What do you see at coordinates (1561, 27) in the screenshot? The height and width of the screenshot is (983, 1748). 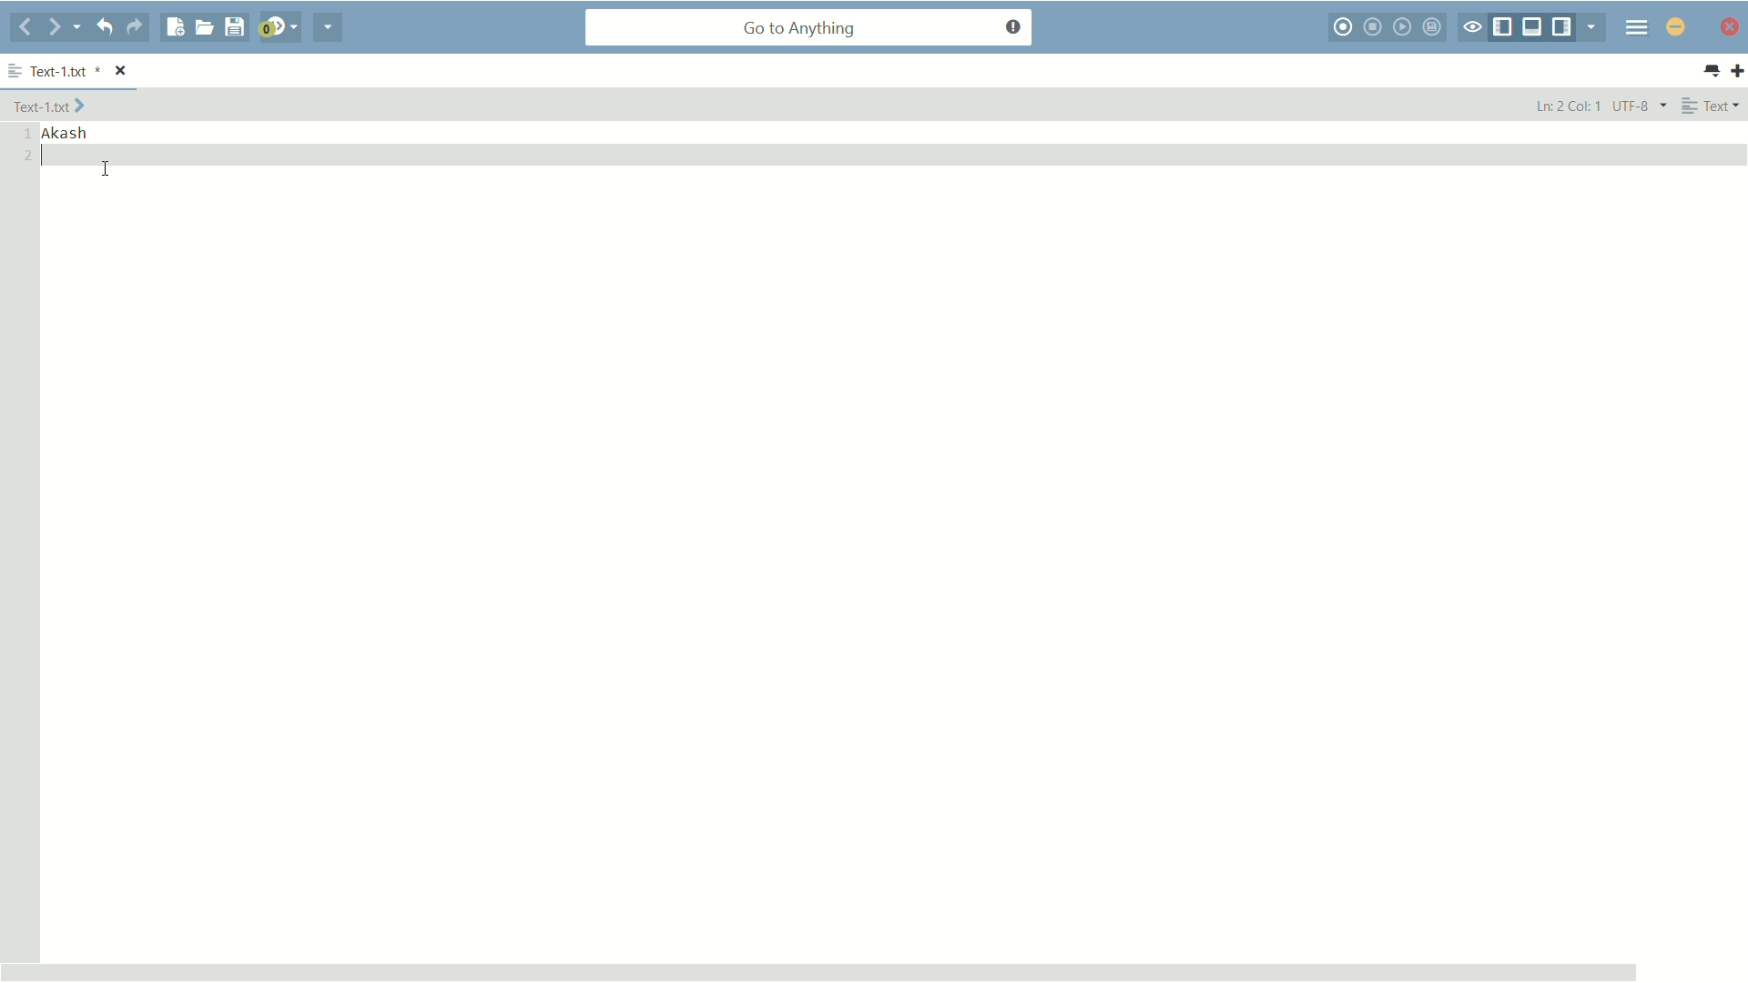 I see `show/hide right panel` at bounding box center [1561, 27].